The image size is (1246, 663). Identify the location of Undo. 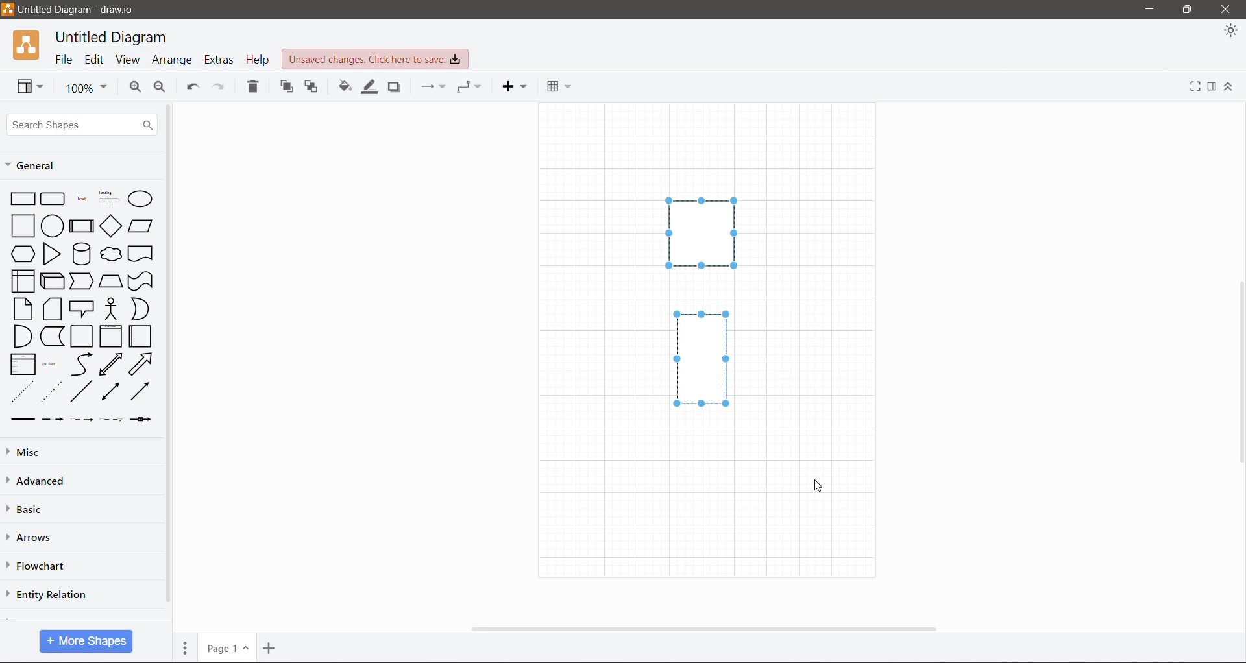
(193, 87).